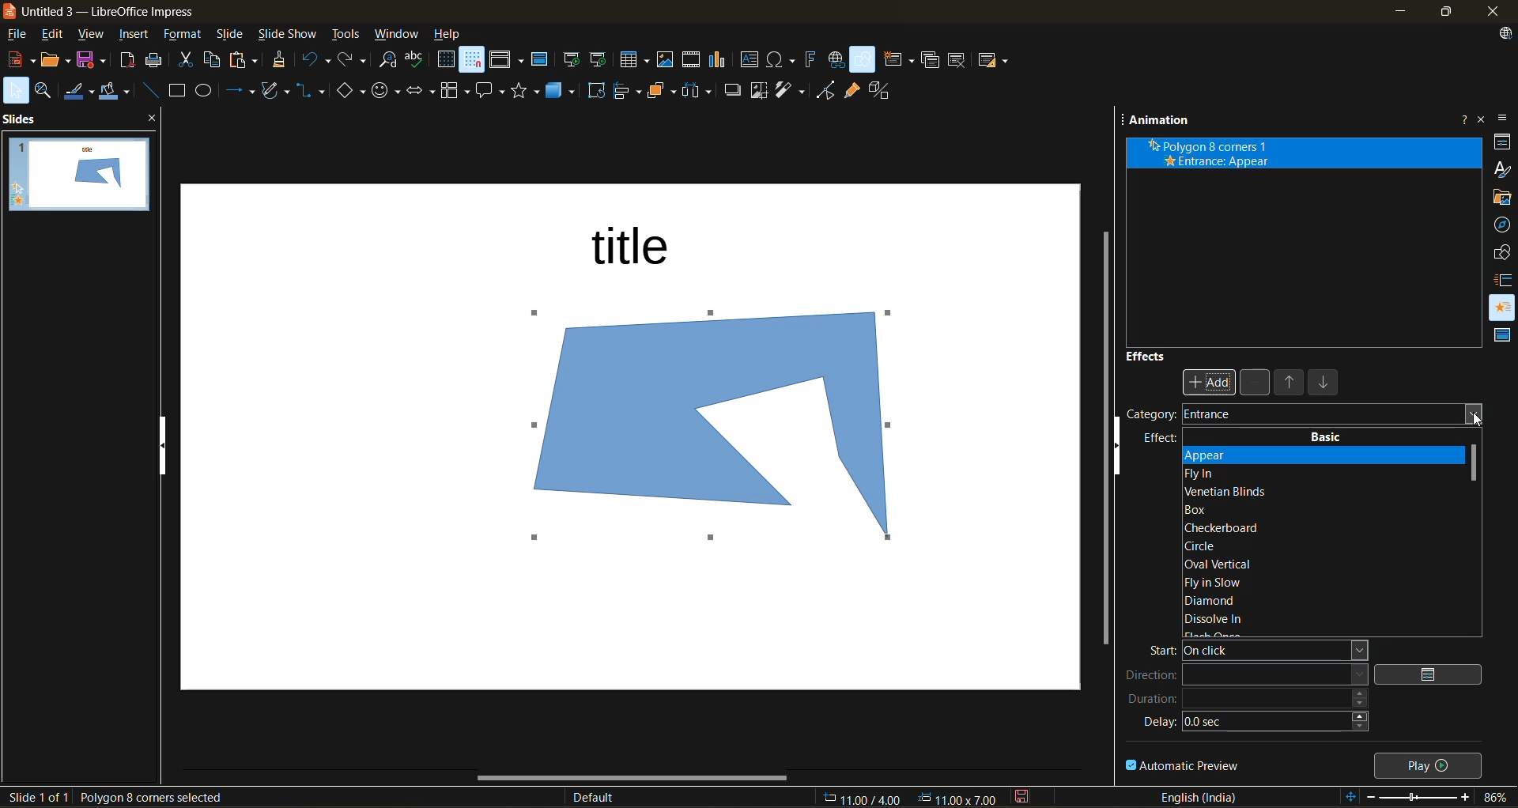 The image size is (1518, 808). What do you see at coordinates (664, 59) in the screenshot?
I see `insert image` at bounding box center [664, 59].